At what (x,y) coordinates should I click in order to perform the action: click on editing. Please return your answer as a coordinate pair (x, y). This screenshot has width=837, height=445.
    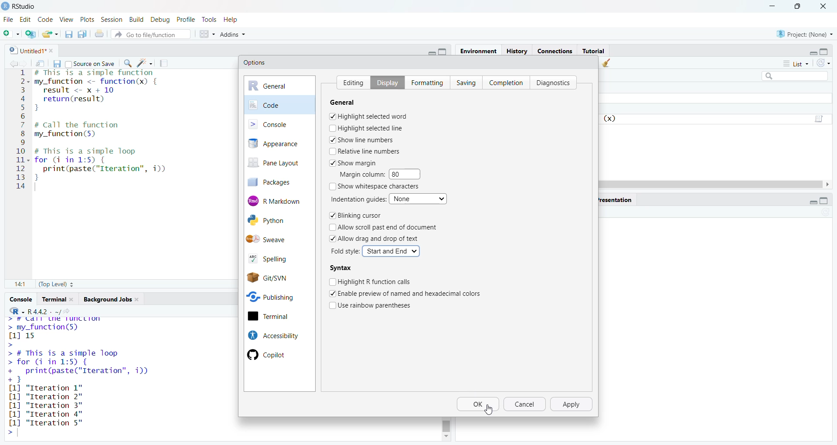
    Looking at the image, I should click on (350, 81).